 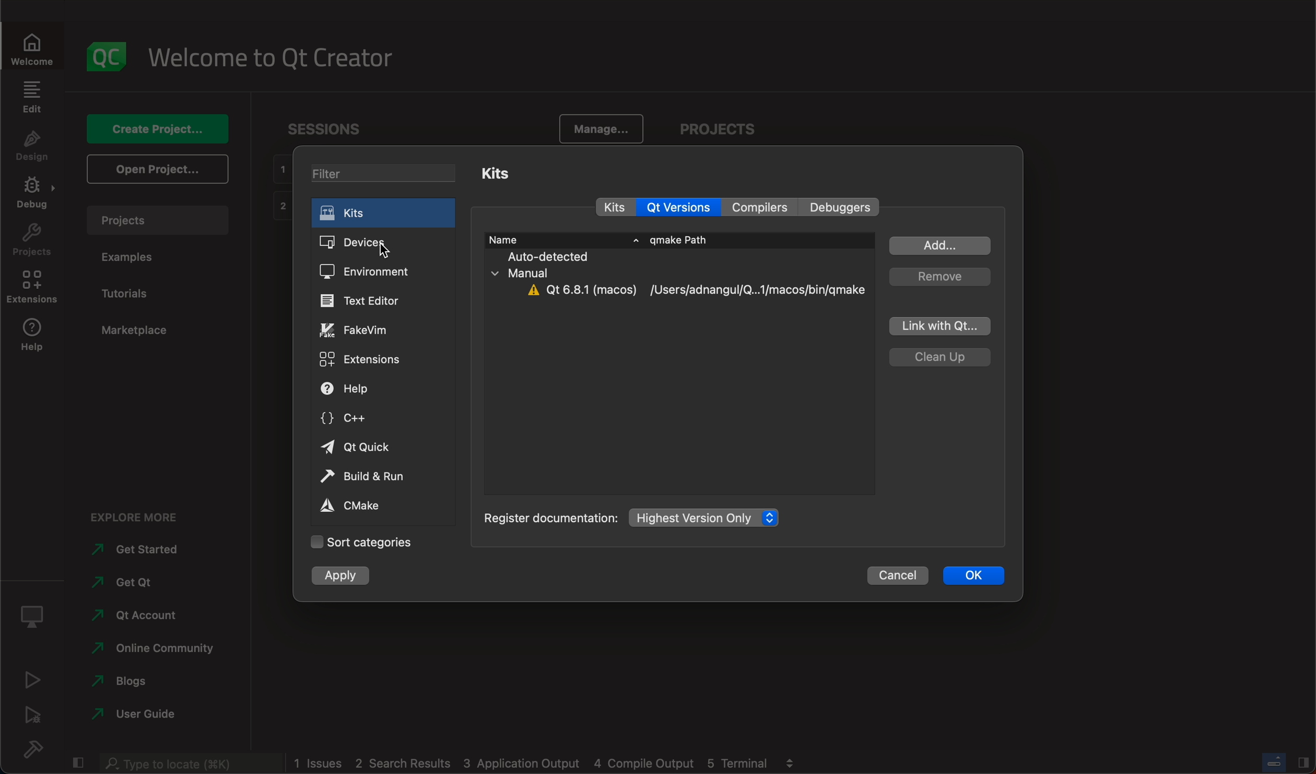 What do you see at coordinates (36, 337) in the screenshot?
I see `help` at bounding box center [36, 337].